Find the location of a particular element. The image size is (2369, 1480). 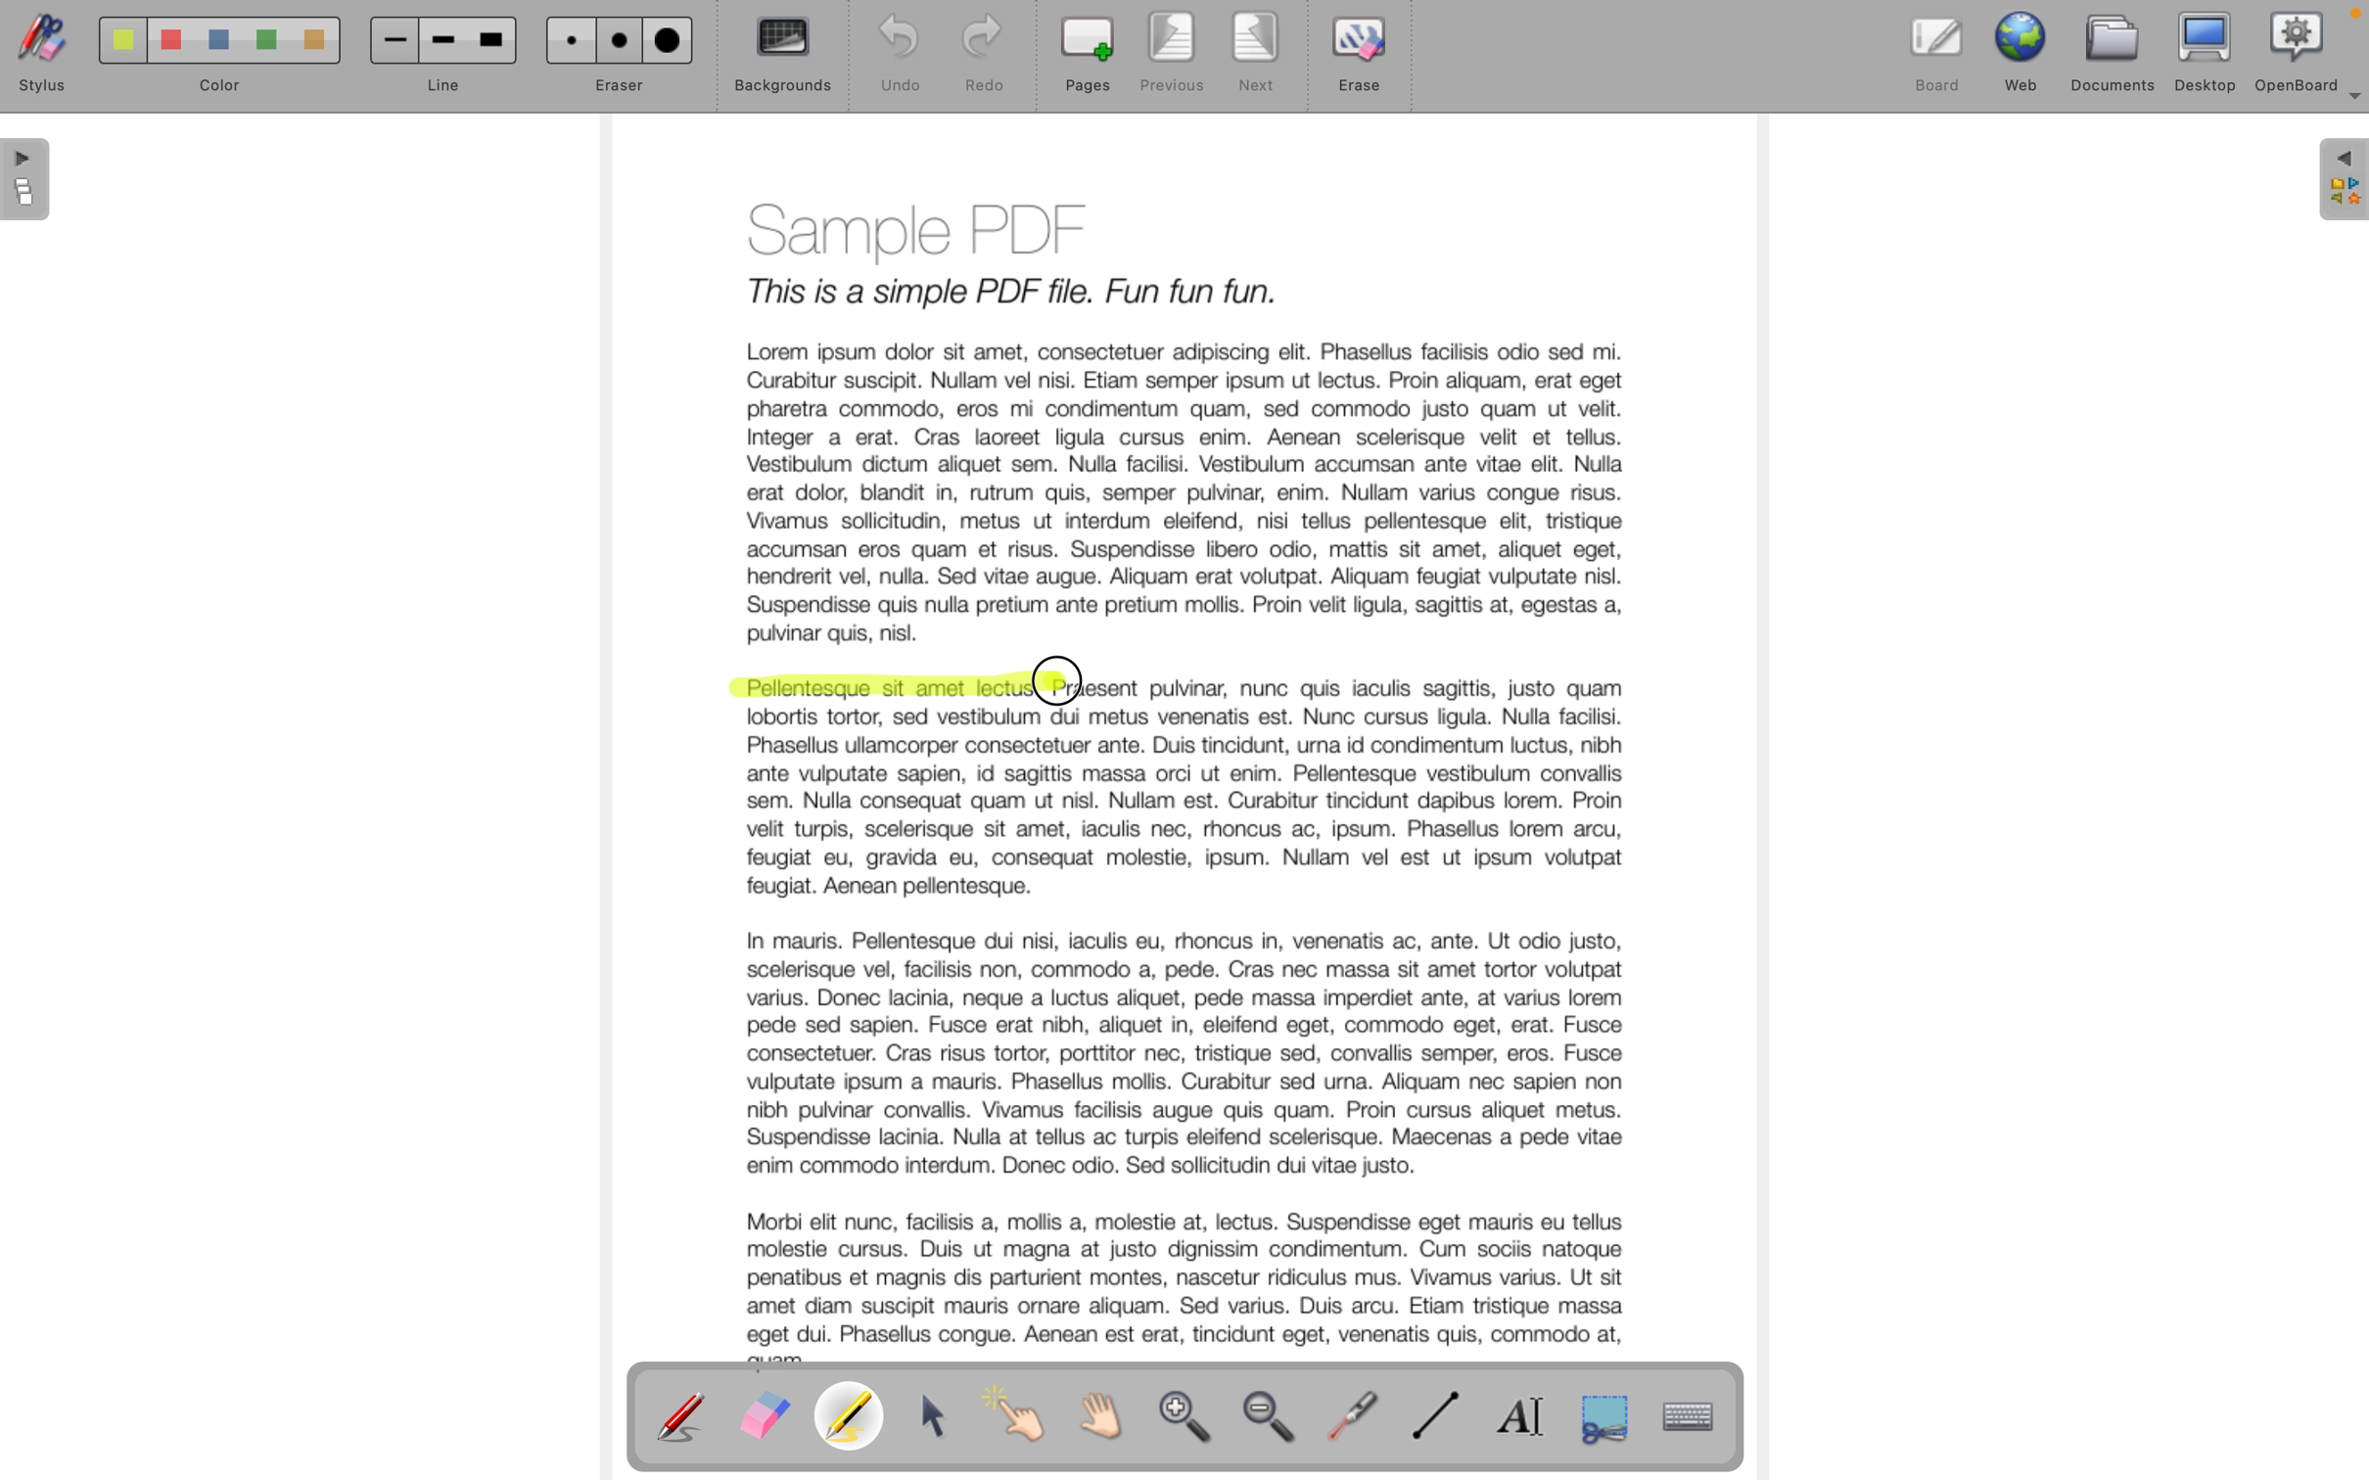

undo is located at coordinates (890, 55).